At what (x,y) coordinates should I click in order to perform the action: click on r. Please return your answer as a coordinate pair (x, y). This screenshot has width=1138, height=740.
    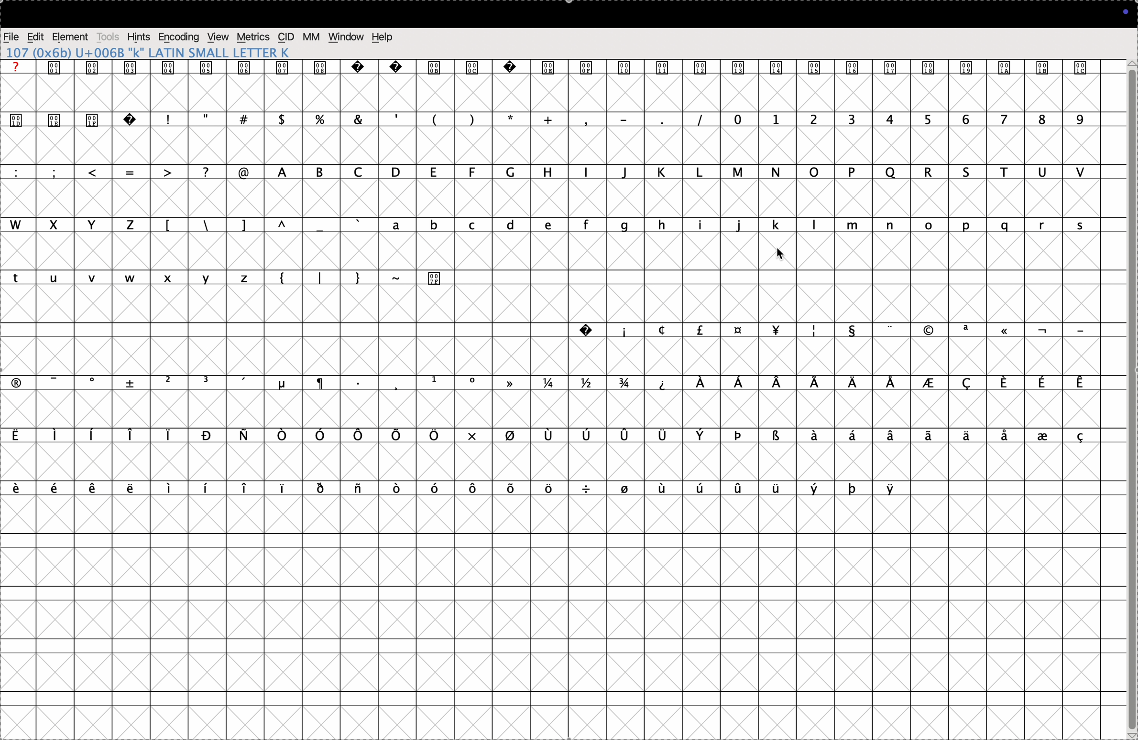
    Looking at the image, I should click on (1047, 225).